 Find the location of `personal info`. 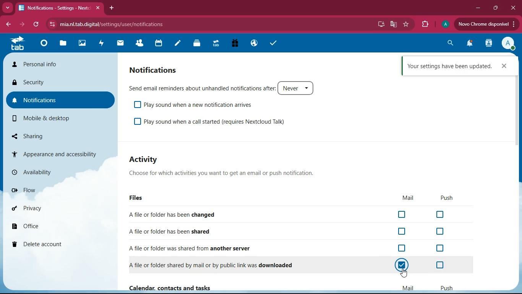

personal info is located at coordinates (60, 64).